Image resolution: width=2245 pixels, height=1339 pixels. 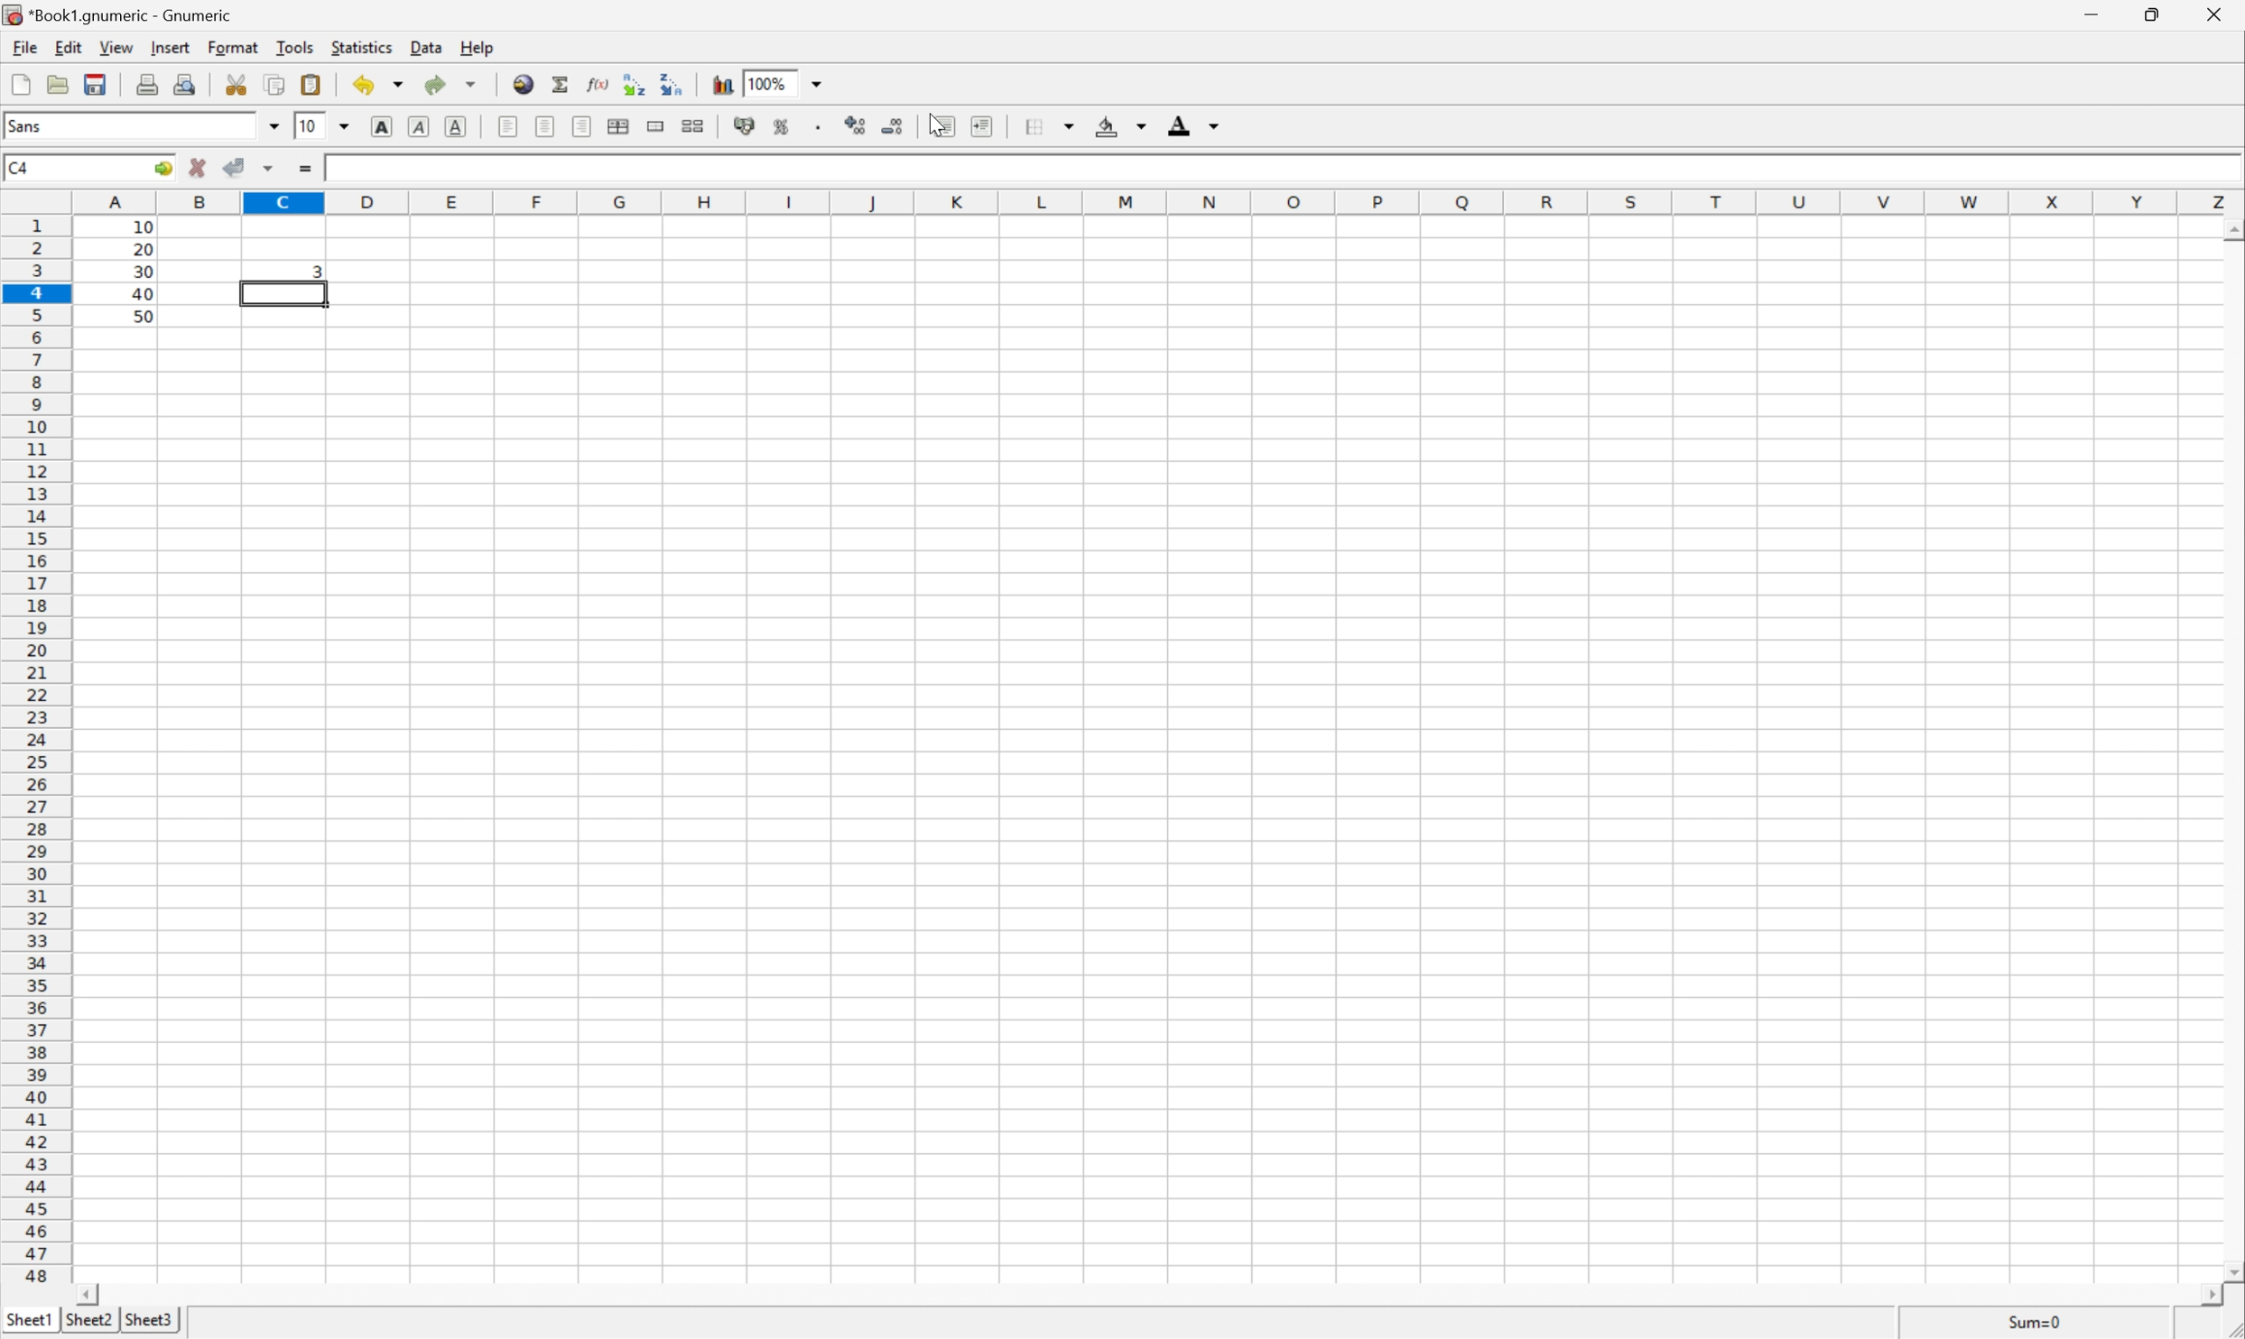 I want to click on Cut the selection, so click(x=235, y=83).